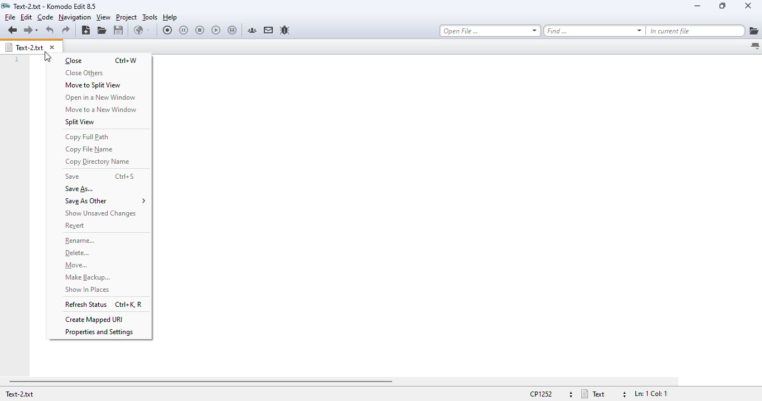 Image resolution: width=762 pixels, height=401 pixels. I want to click on tools, so click(149, 17).